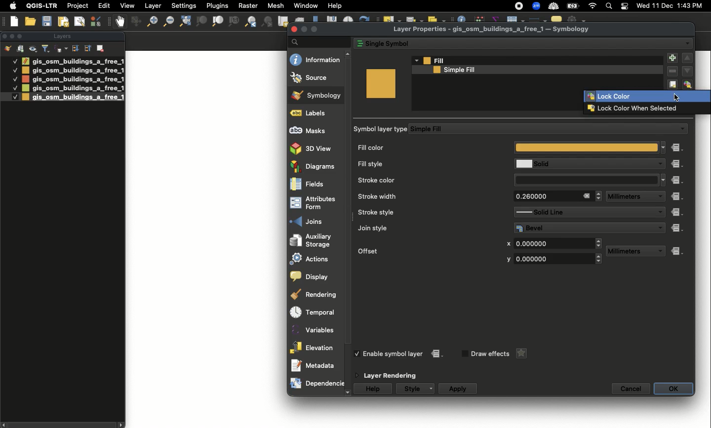 This screenshot has height=428, width=711. I want to click on Layer panel, so click(61, 37).